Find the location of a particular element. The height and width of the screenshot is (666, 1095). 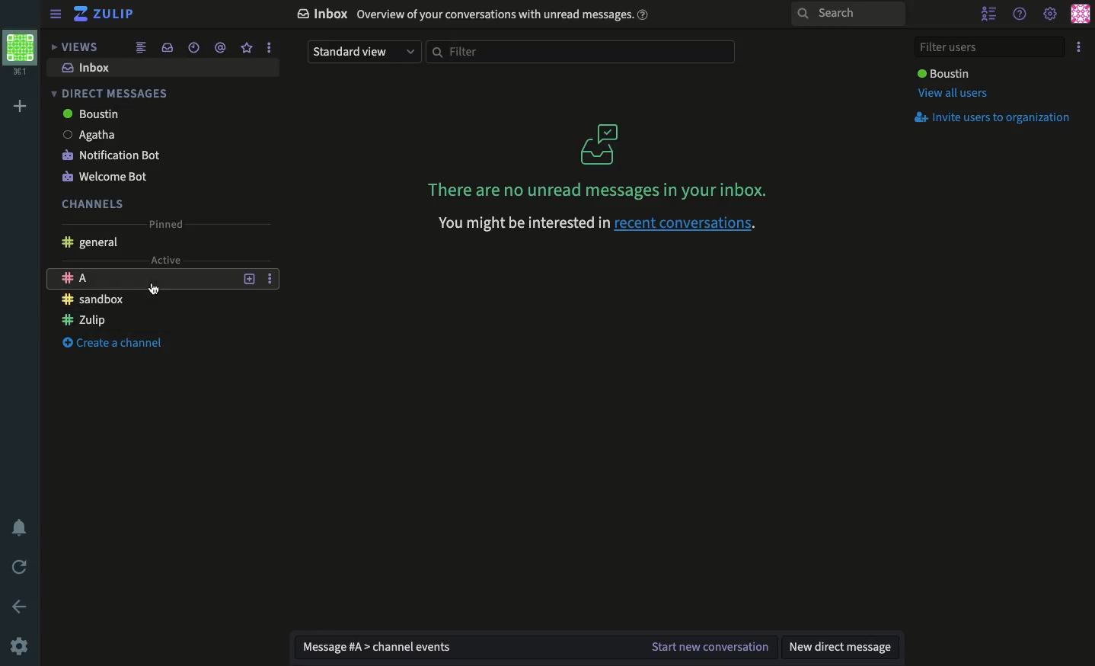

Options is located at coordinates (1080, 47).